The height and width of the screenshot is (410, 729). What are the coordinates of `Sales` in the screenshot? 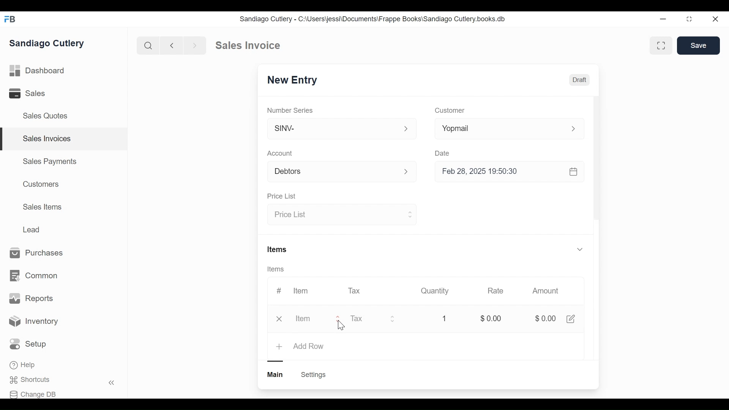 It's located at (28, 93).